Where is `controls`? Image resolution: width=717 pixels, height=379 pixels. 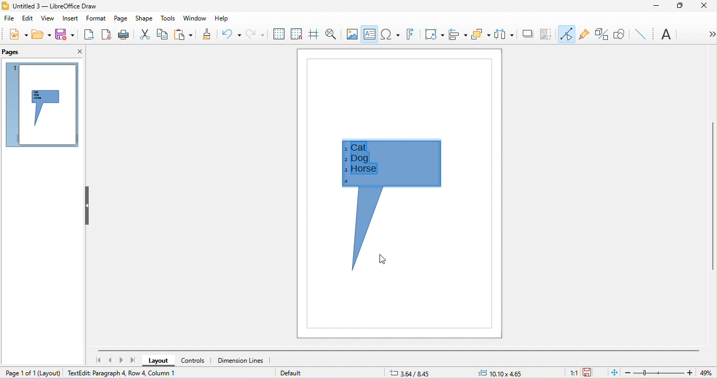 controls is located at coordinates (193, 360).